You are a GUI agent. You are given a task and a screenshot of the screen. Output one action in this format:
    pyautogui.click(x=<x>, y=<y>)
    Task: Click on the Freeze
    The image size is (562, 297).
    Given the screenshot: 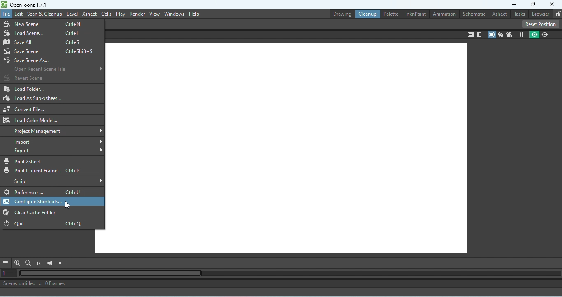 What is the action you would take?
    pyautogui.click(x=520, y=35)
    